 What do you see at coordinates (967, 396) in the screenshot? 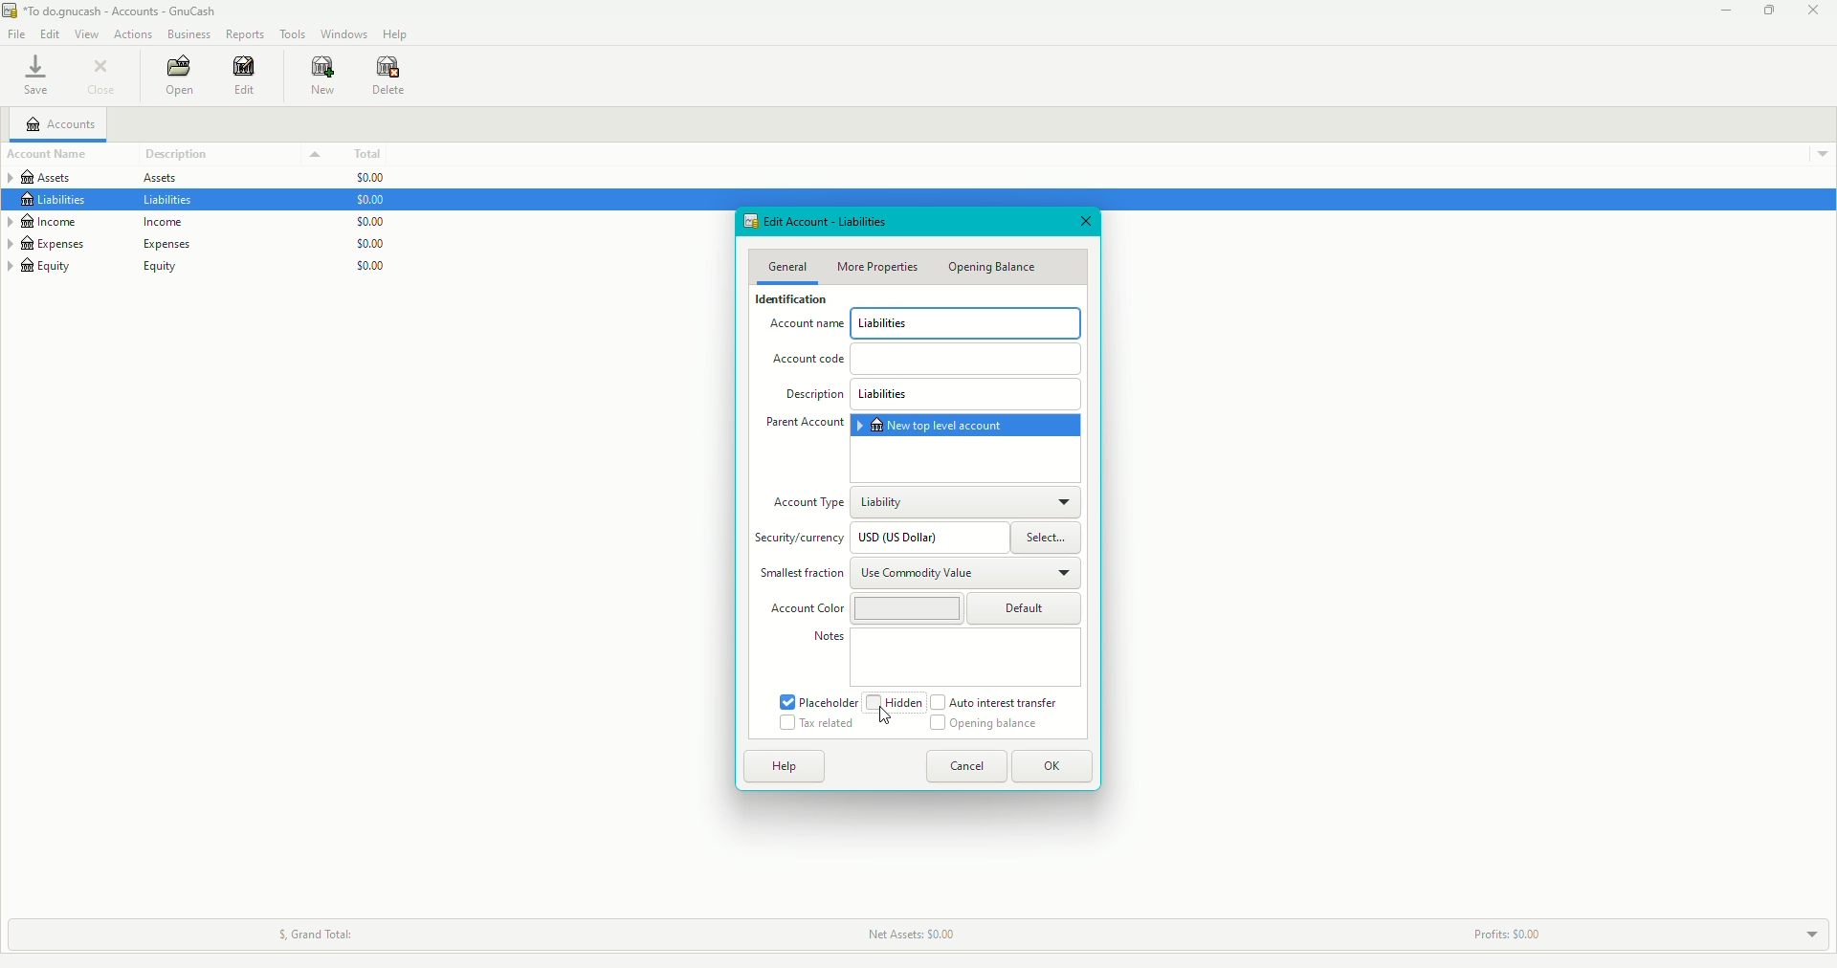
I see `Liabilities` at bounding box center [967, 396].